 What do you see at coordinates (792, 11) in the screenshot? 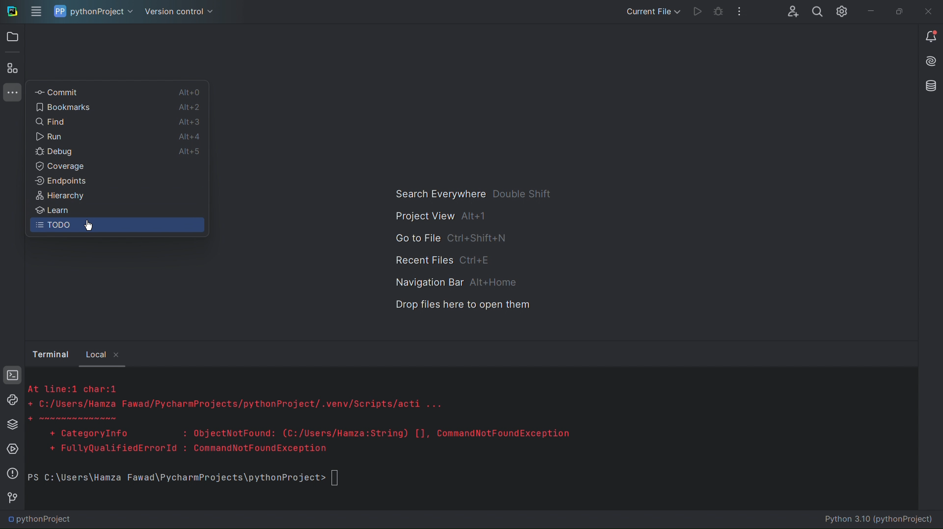
I see `Account` at bounding box center [792, 11].